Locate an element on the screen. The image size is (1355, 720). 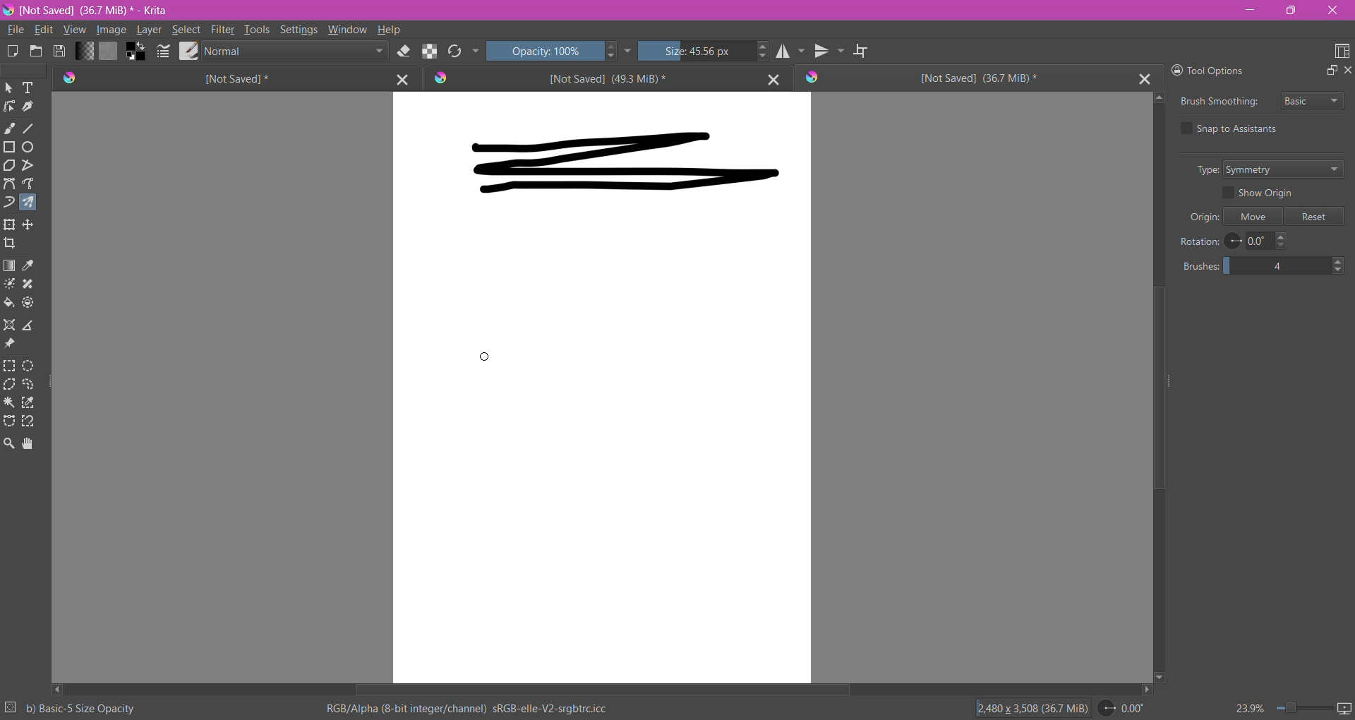
Minimize is located at coordinates (1249, 9).